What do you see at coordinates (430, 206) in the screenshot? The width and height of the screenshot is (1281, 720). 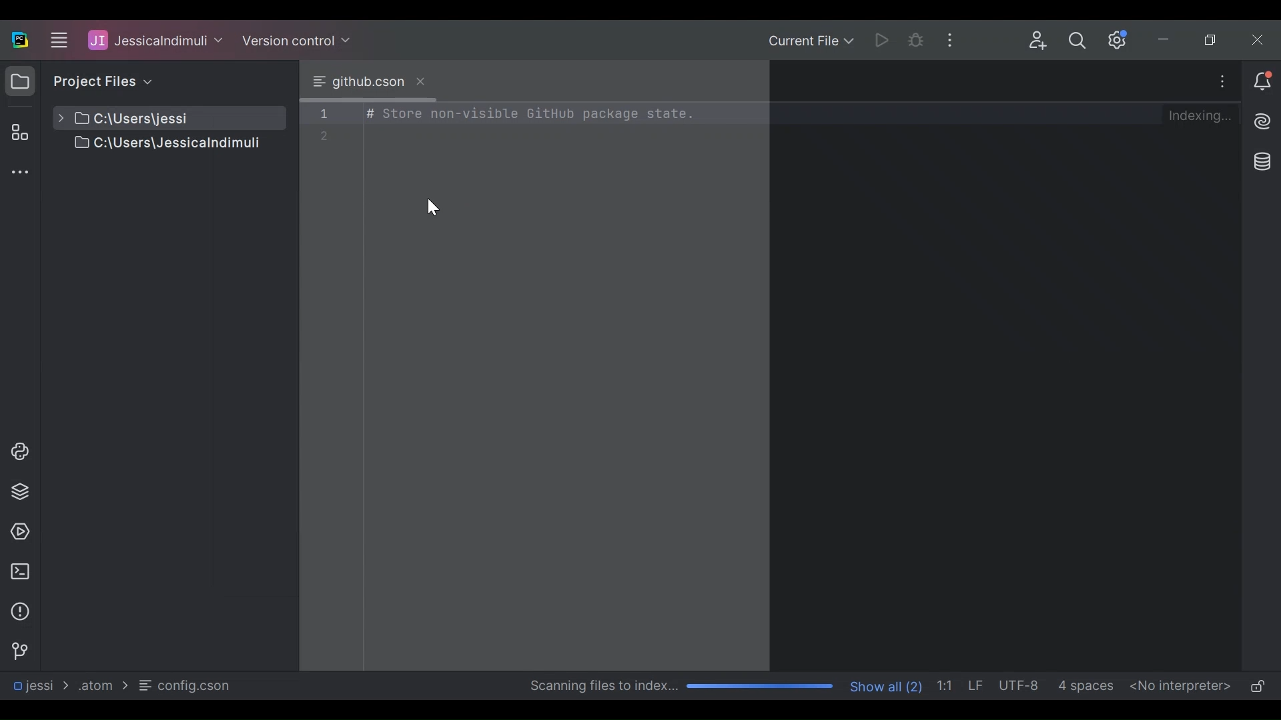 I see `Cursor` at bounding box center [430, 206].